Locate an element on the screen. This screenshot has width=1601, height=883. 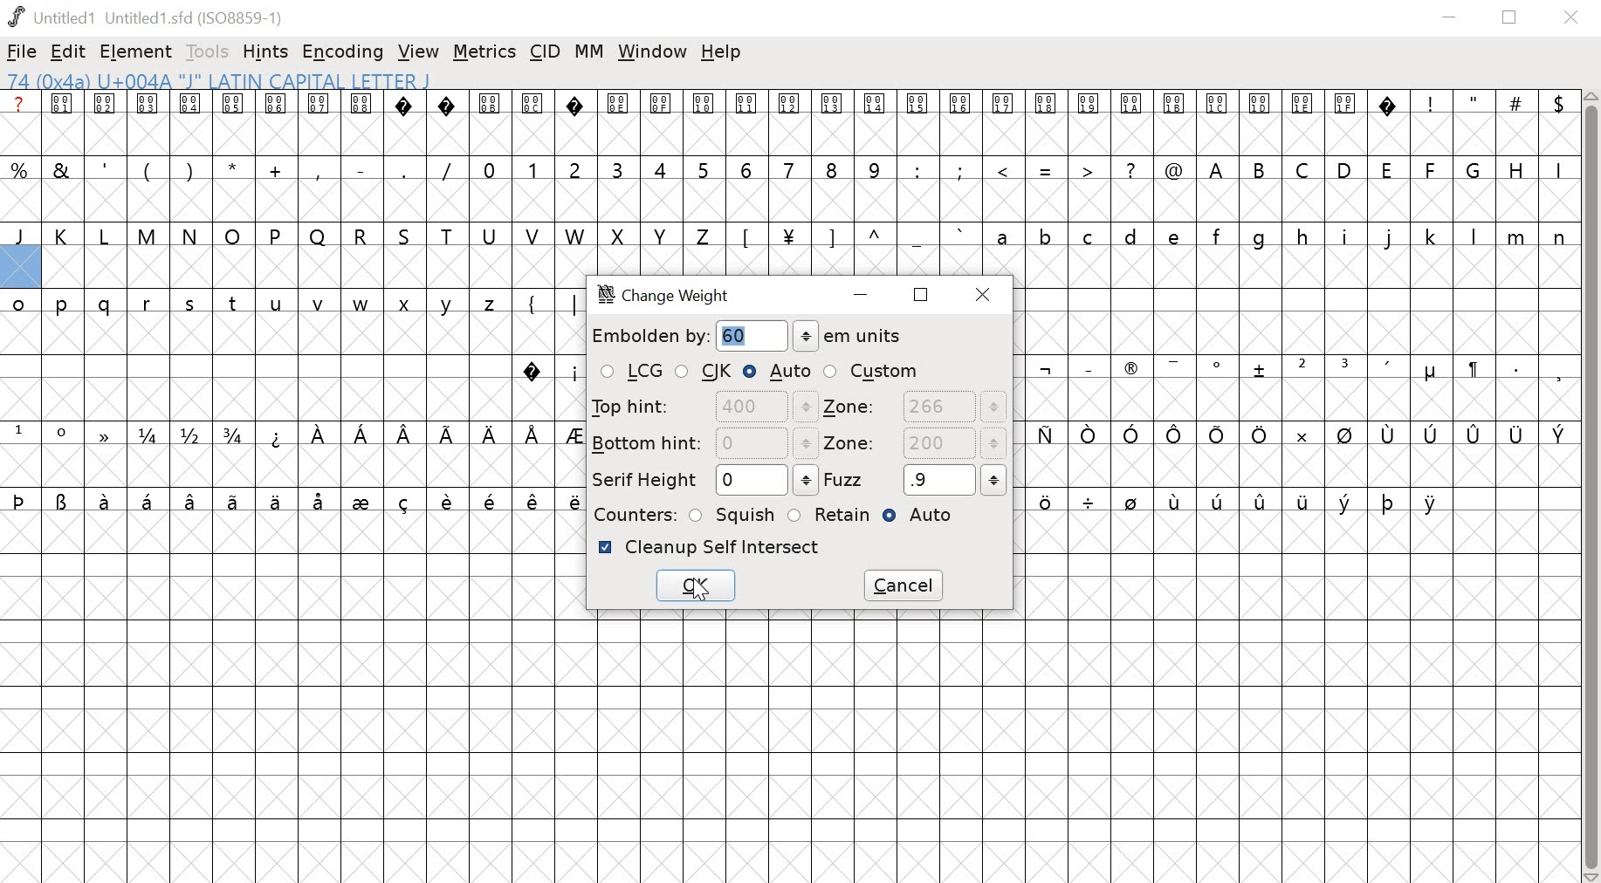
AUTO is located at coordinates (924, 517).